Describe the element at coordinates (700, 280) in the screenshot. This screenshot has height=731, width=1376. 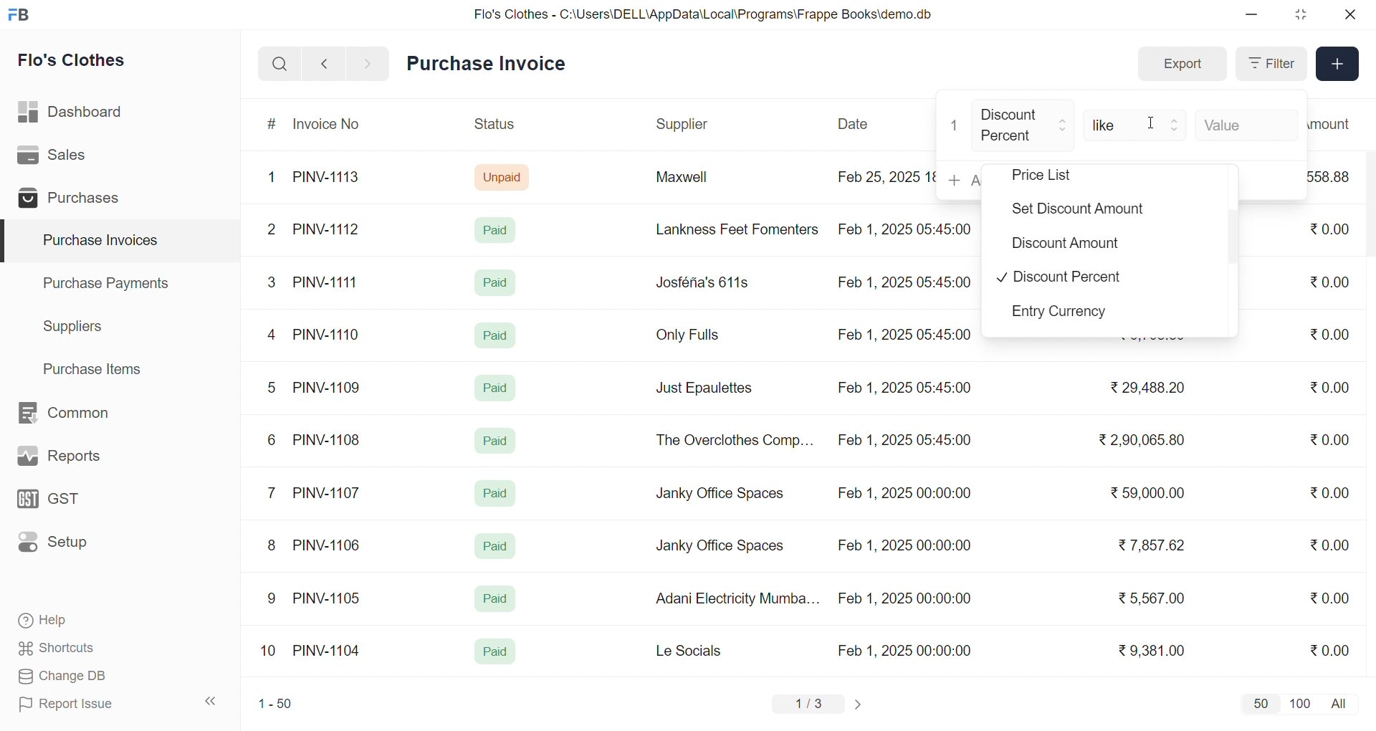
I see `Josféria's 611s` at that location.